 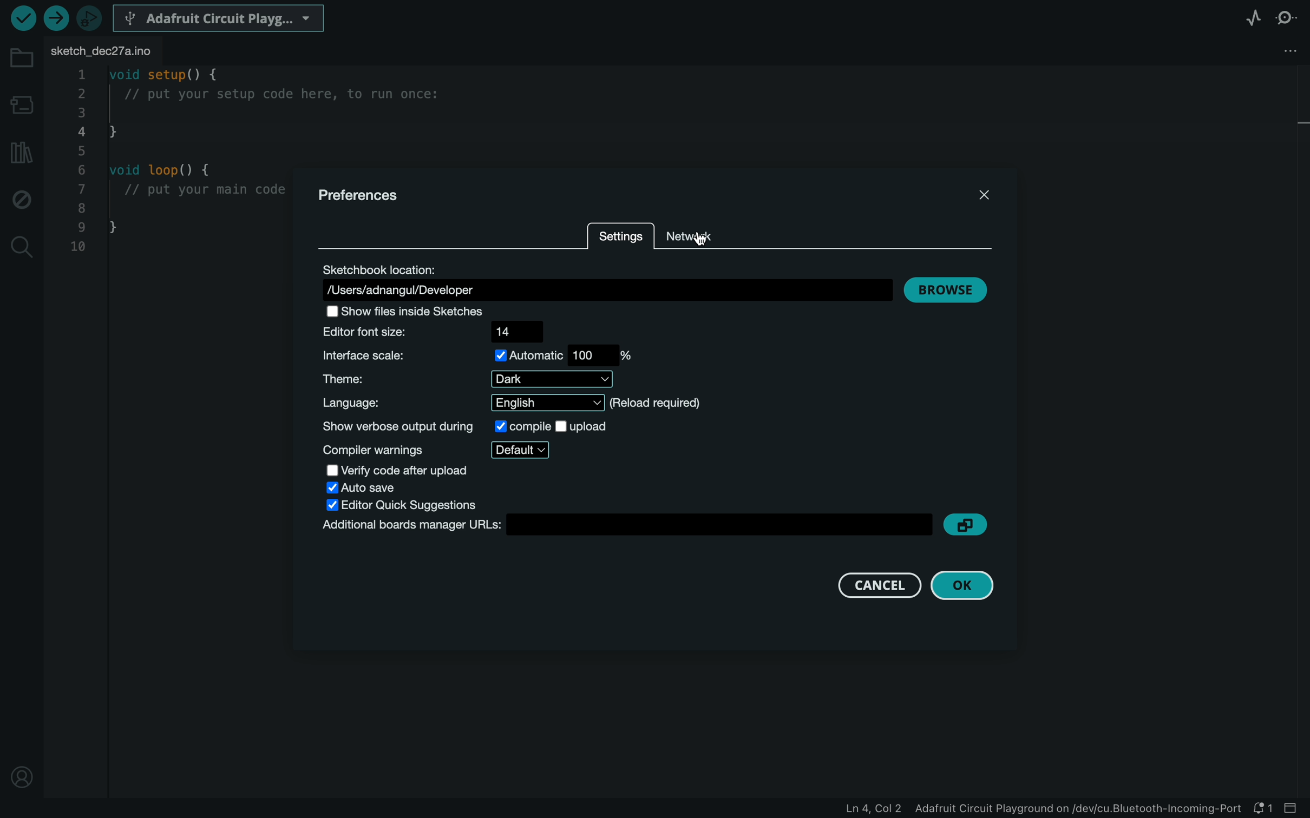 I want to click on prefernces, so click(x=368, y=197).